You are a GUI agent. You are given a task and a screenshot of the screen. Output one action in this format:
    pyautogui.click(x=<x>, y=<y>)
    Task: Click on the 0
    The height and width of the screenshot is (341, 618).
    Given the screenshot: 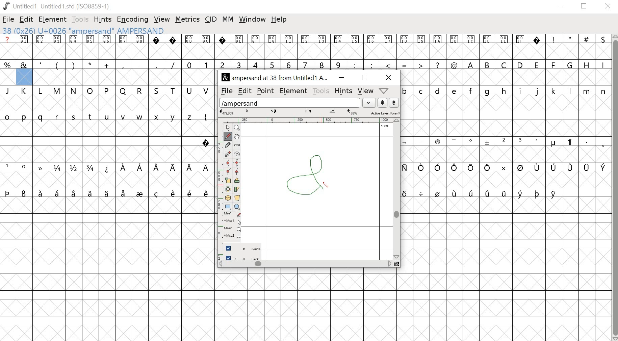 What is the action you would take?
    pyautogui.click(x=190, y=64)
    